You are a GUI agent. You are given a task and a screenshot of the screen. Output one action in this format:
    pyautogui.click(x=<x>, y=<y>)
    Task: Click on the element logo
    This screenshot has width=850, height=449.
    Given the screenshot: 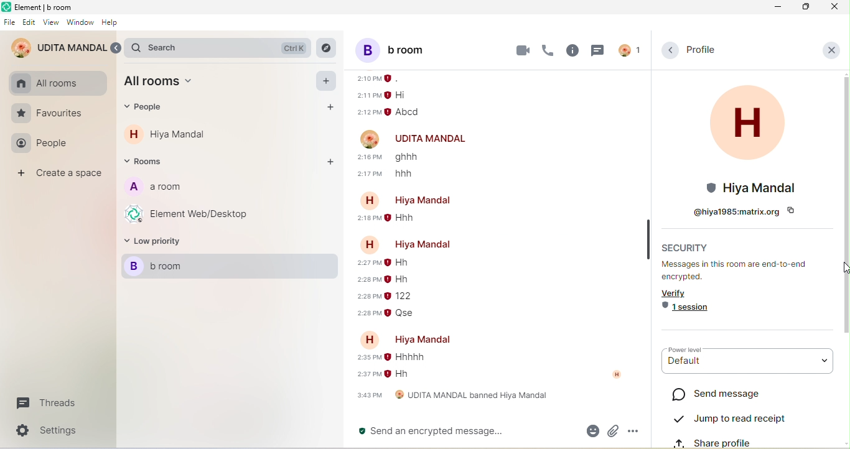 What is the action you would take?
    pyautogui.click(x=6, y=7)
    